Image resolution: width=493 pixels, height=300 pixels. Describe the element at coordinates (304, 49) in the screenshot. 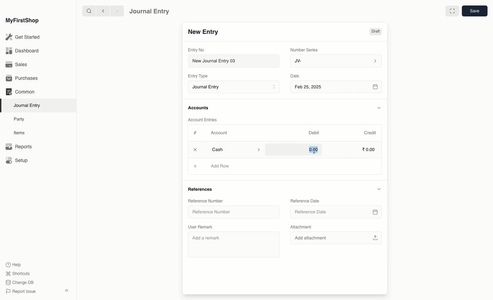

I see `‘Number Series` at that location.